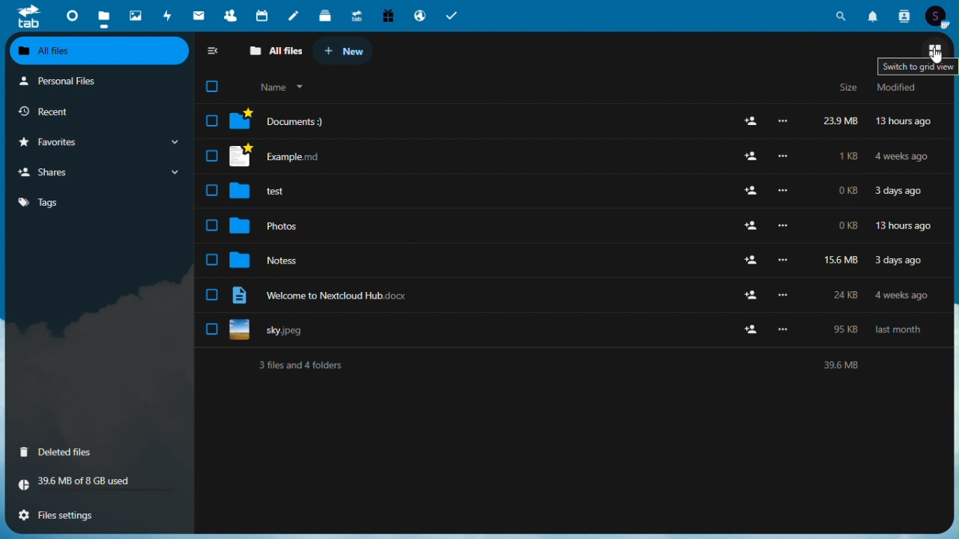 The image size is (959, 539). Describe the element at coordinates (786, 260) in the screenshot. I see `more options` at that location.